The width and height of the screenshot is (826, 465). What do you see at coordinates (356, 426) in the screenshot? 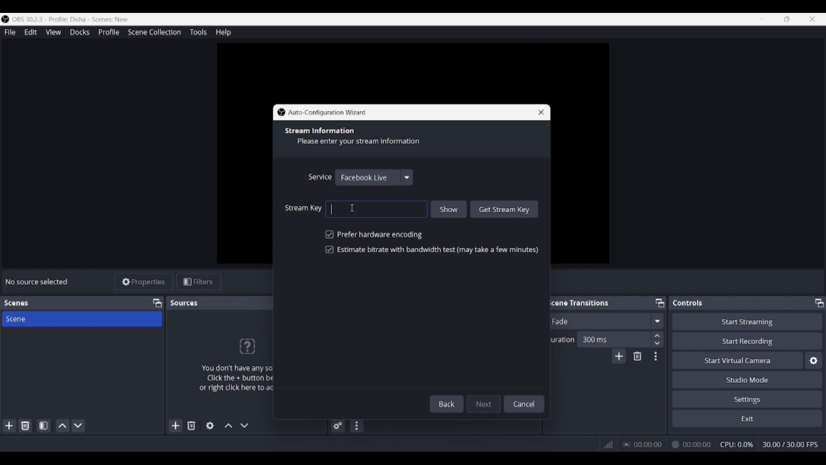
I see `Audio mixer menu` at bounding box center [356, 426].